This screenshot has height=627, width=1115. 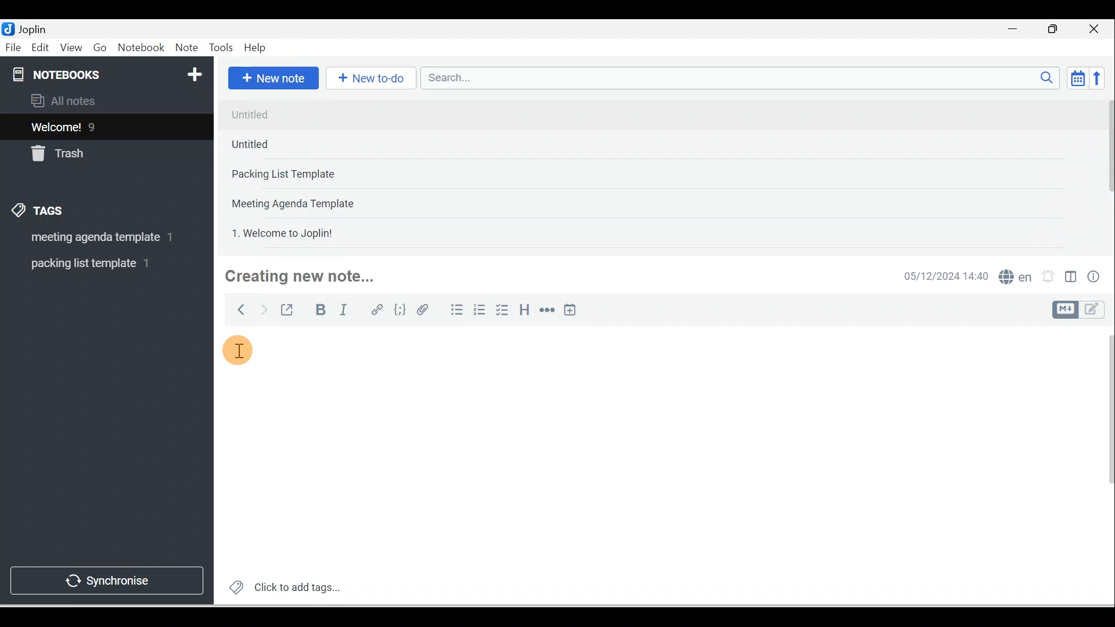 What do you see at coordinates (480, 309) in the screenshot?
I see `Numbered list` at bounding box center [480, 309].